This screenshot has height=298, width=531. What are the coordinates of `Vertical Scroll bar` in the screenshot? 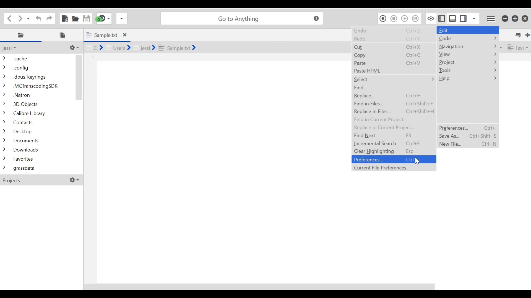 It's located at (79, 77).